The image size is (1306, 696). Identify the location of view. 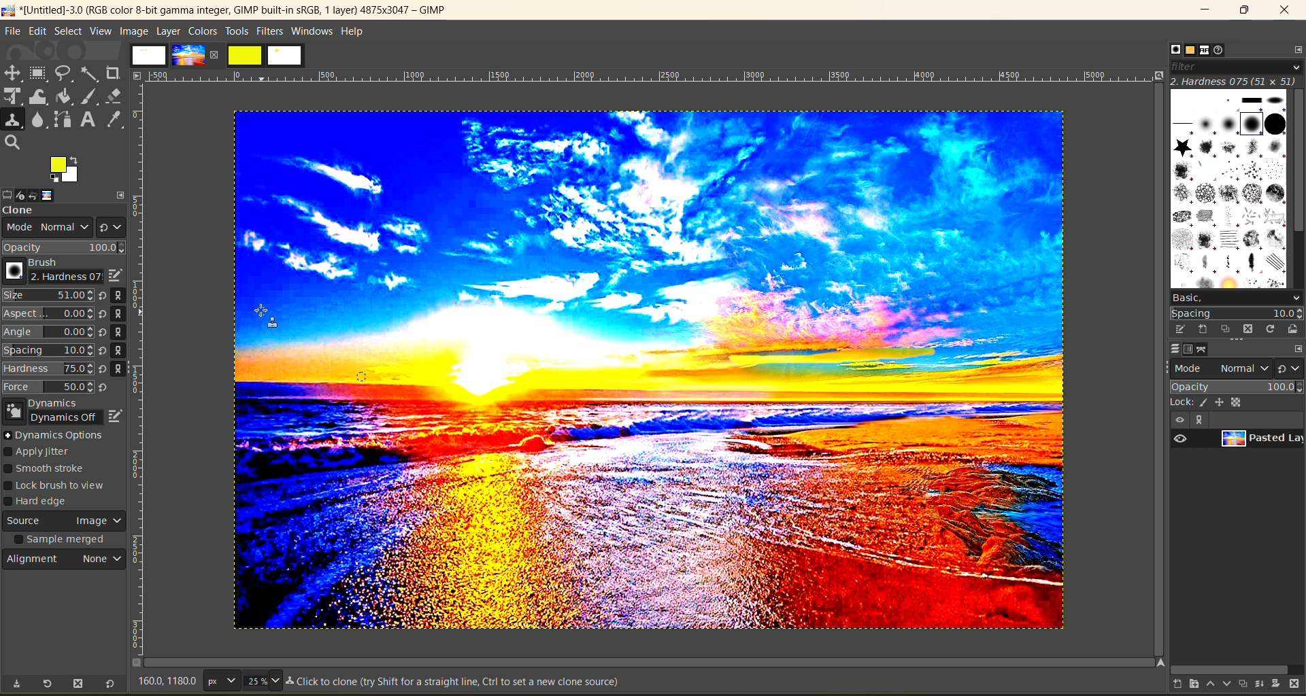
(1178, 420).